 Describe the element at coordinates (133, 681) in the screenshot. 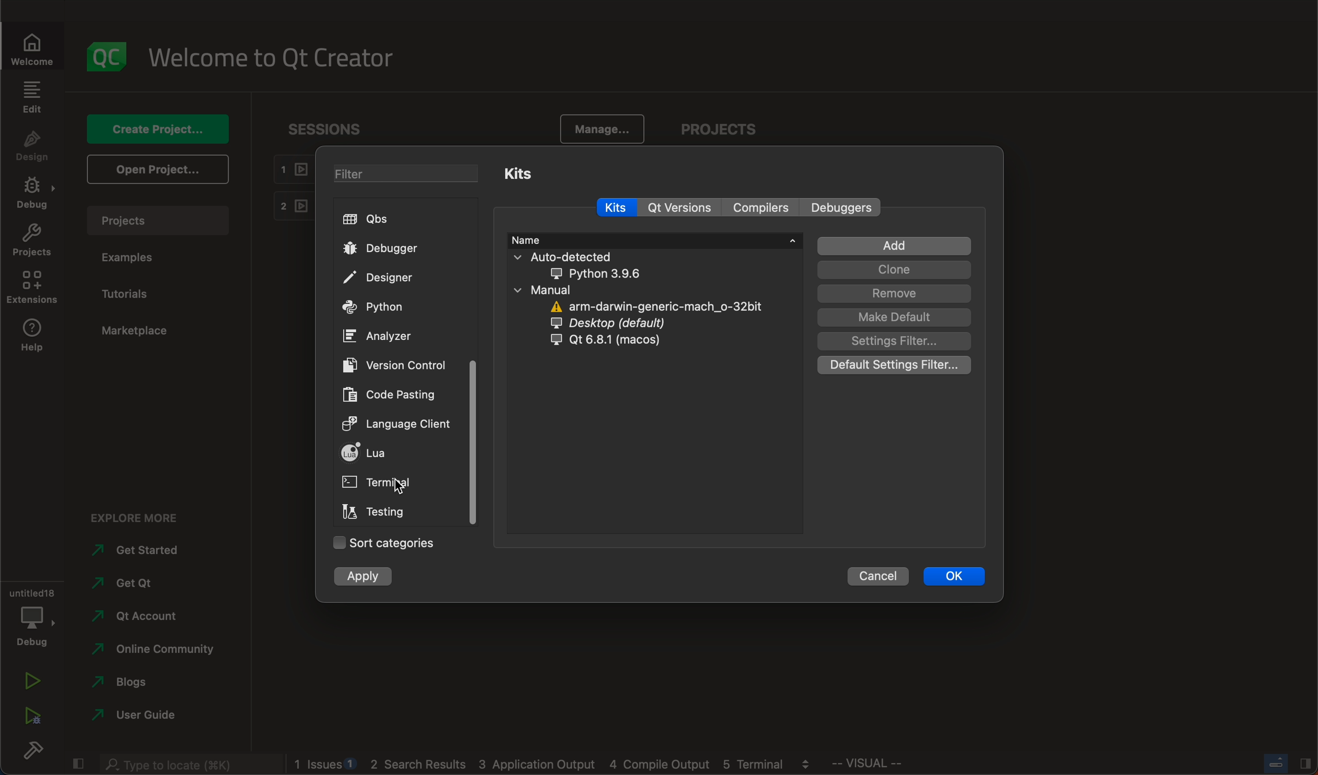

I see `blogs` at that location.